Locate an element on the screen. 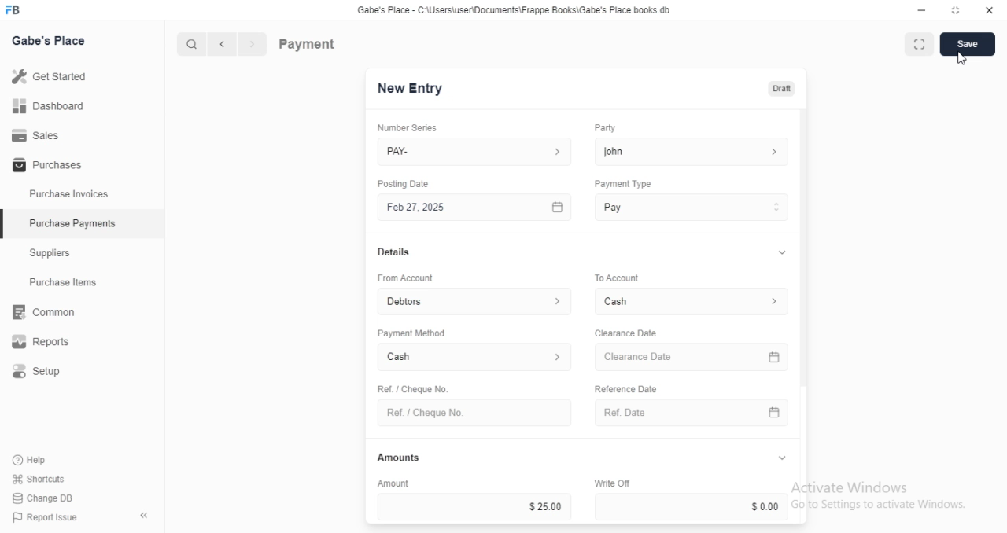  search is located at coordinates (193, 45).